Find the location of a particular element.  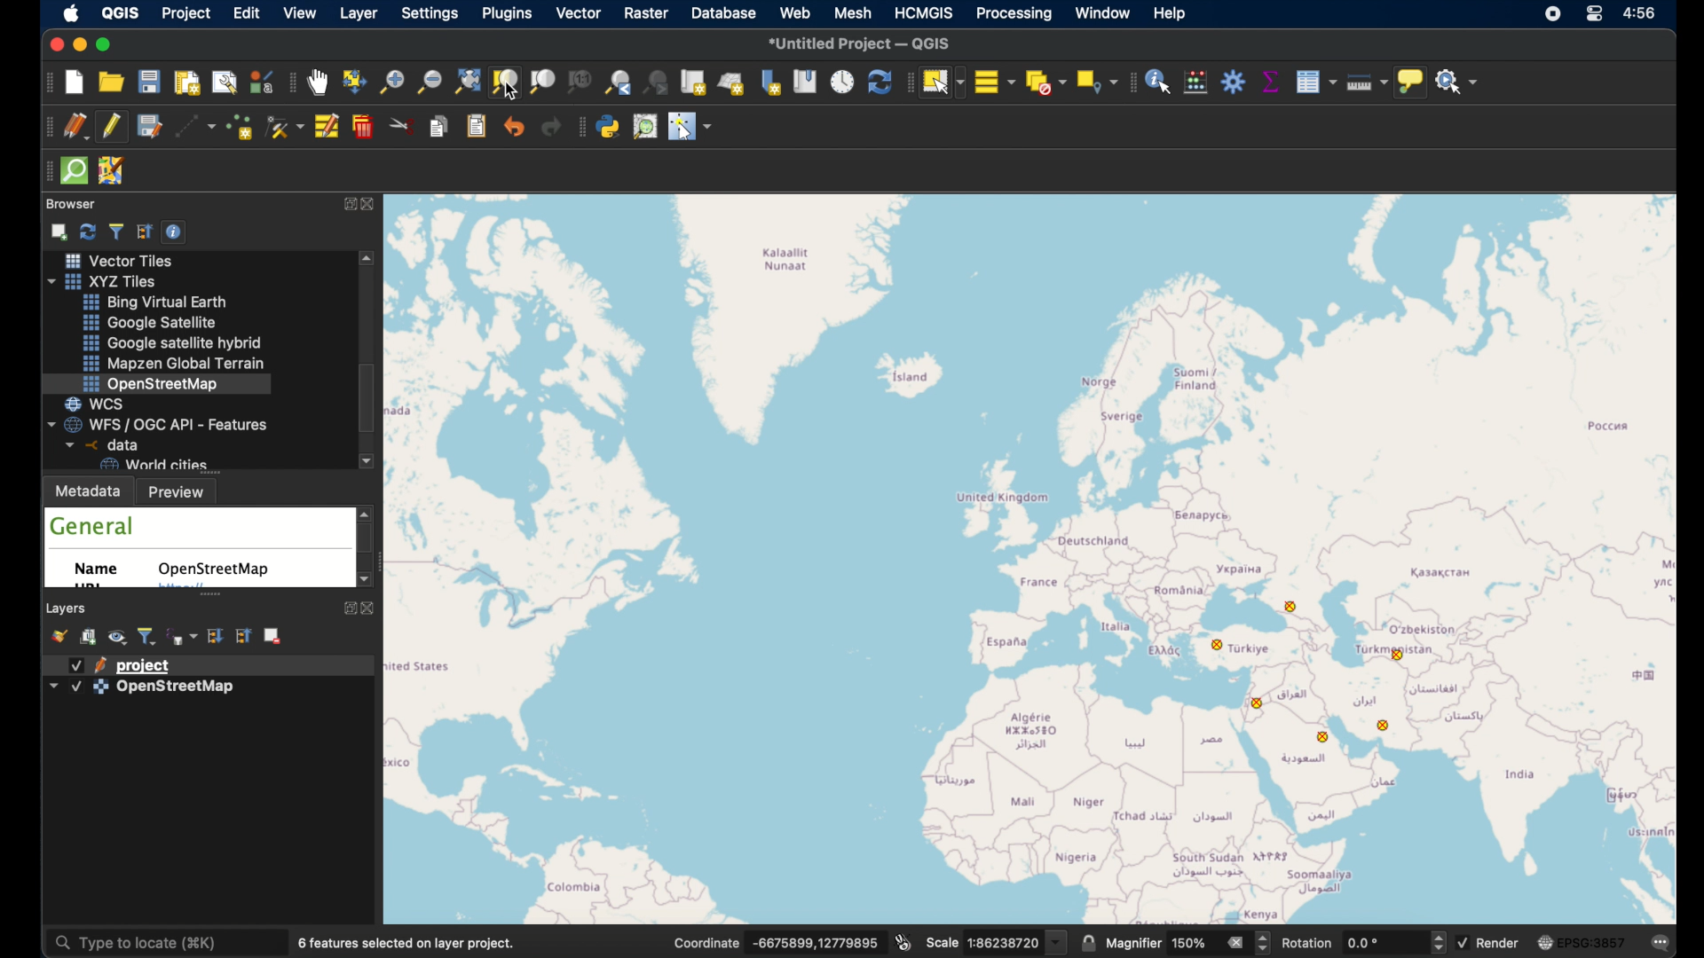

scroll box is located at coordinates (367, 541).